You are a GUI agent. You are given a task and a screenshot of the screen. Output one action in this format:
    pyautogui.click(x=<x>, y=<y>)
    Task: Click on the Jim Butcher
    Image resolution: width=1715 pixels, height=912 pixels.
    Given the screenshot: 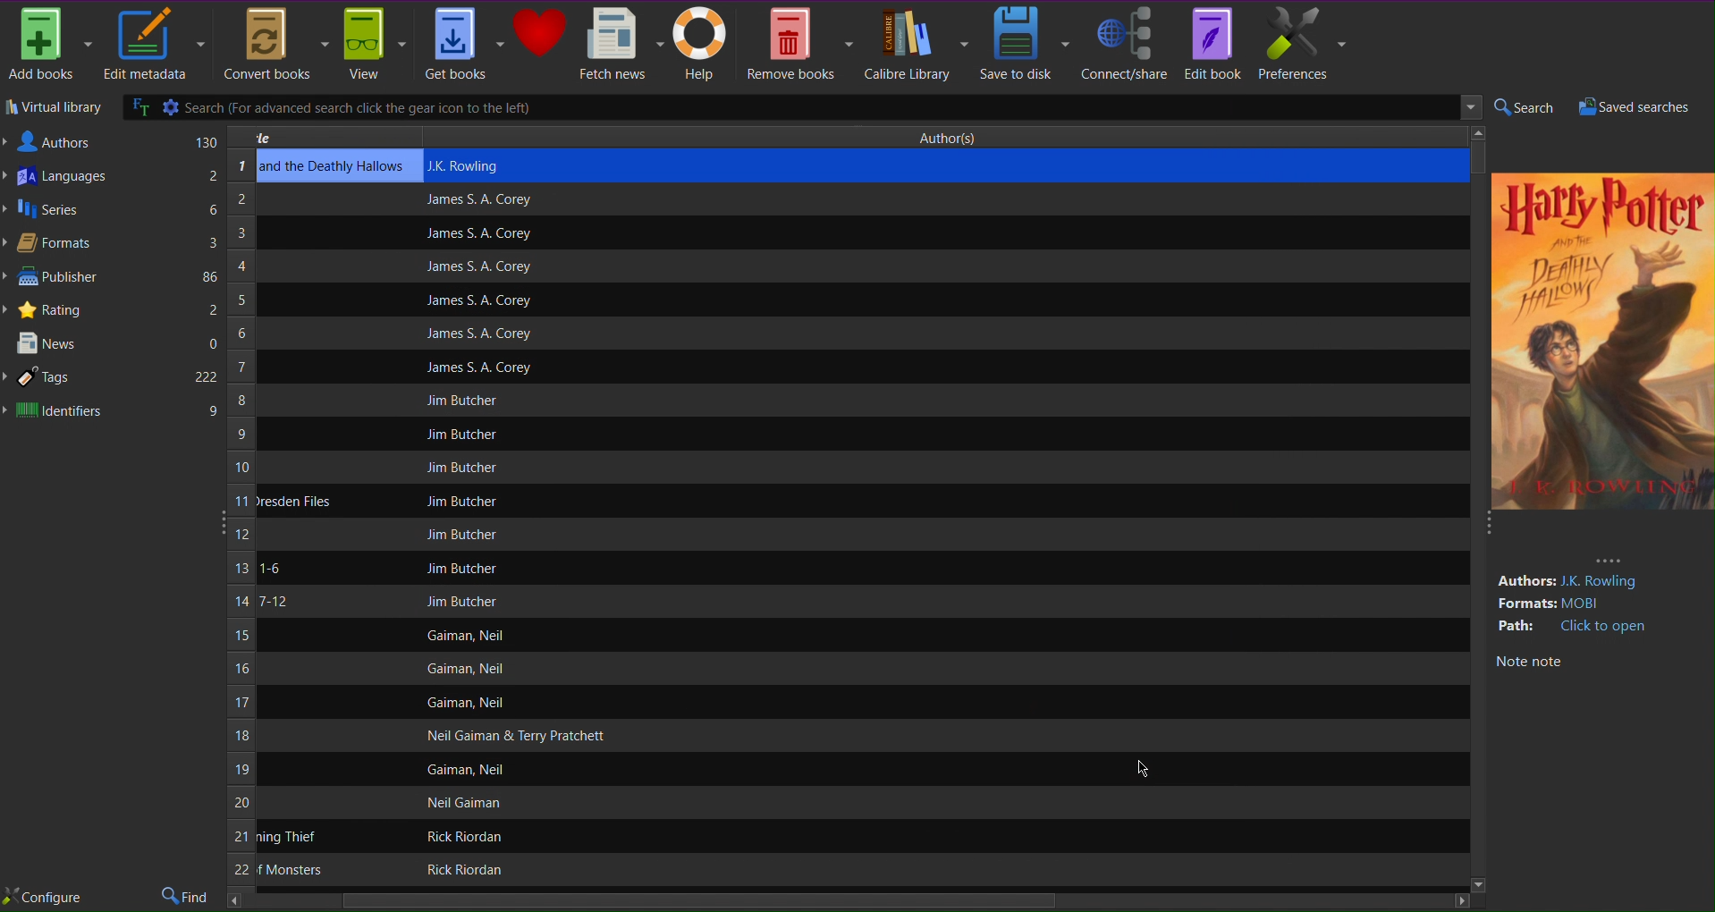 What is the action you would take?
    pyautogui.click(x=461, y=468)
    